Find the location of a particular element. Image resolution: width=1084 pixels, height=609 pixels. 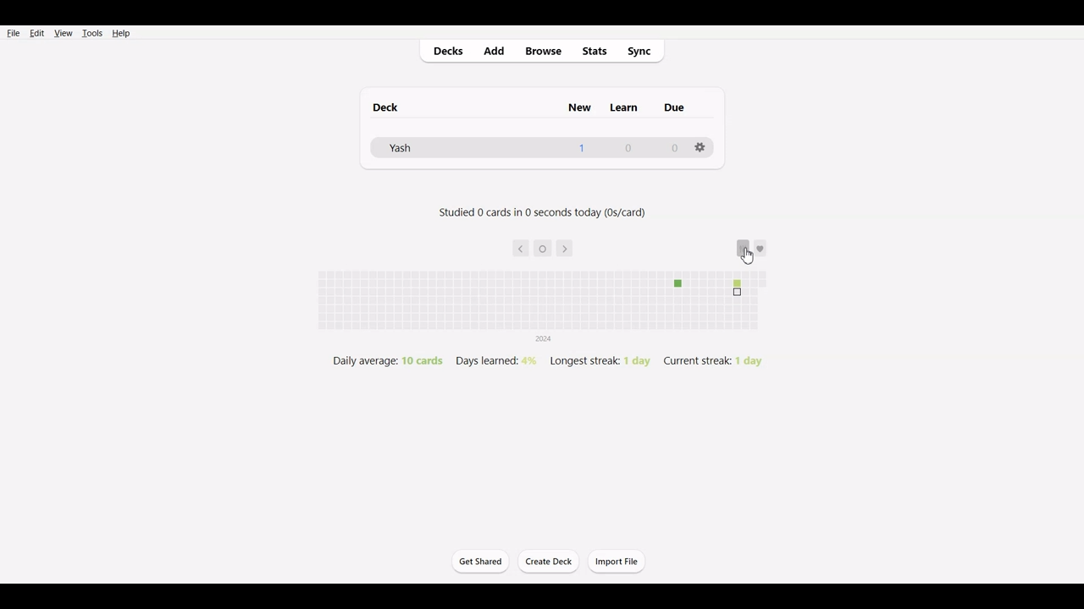

Studied 0 cards in 0 seconds today (0s/card) is located at coordinates (540, 211).